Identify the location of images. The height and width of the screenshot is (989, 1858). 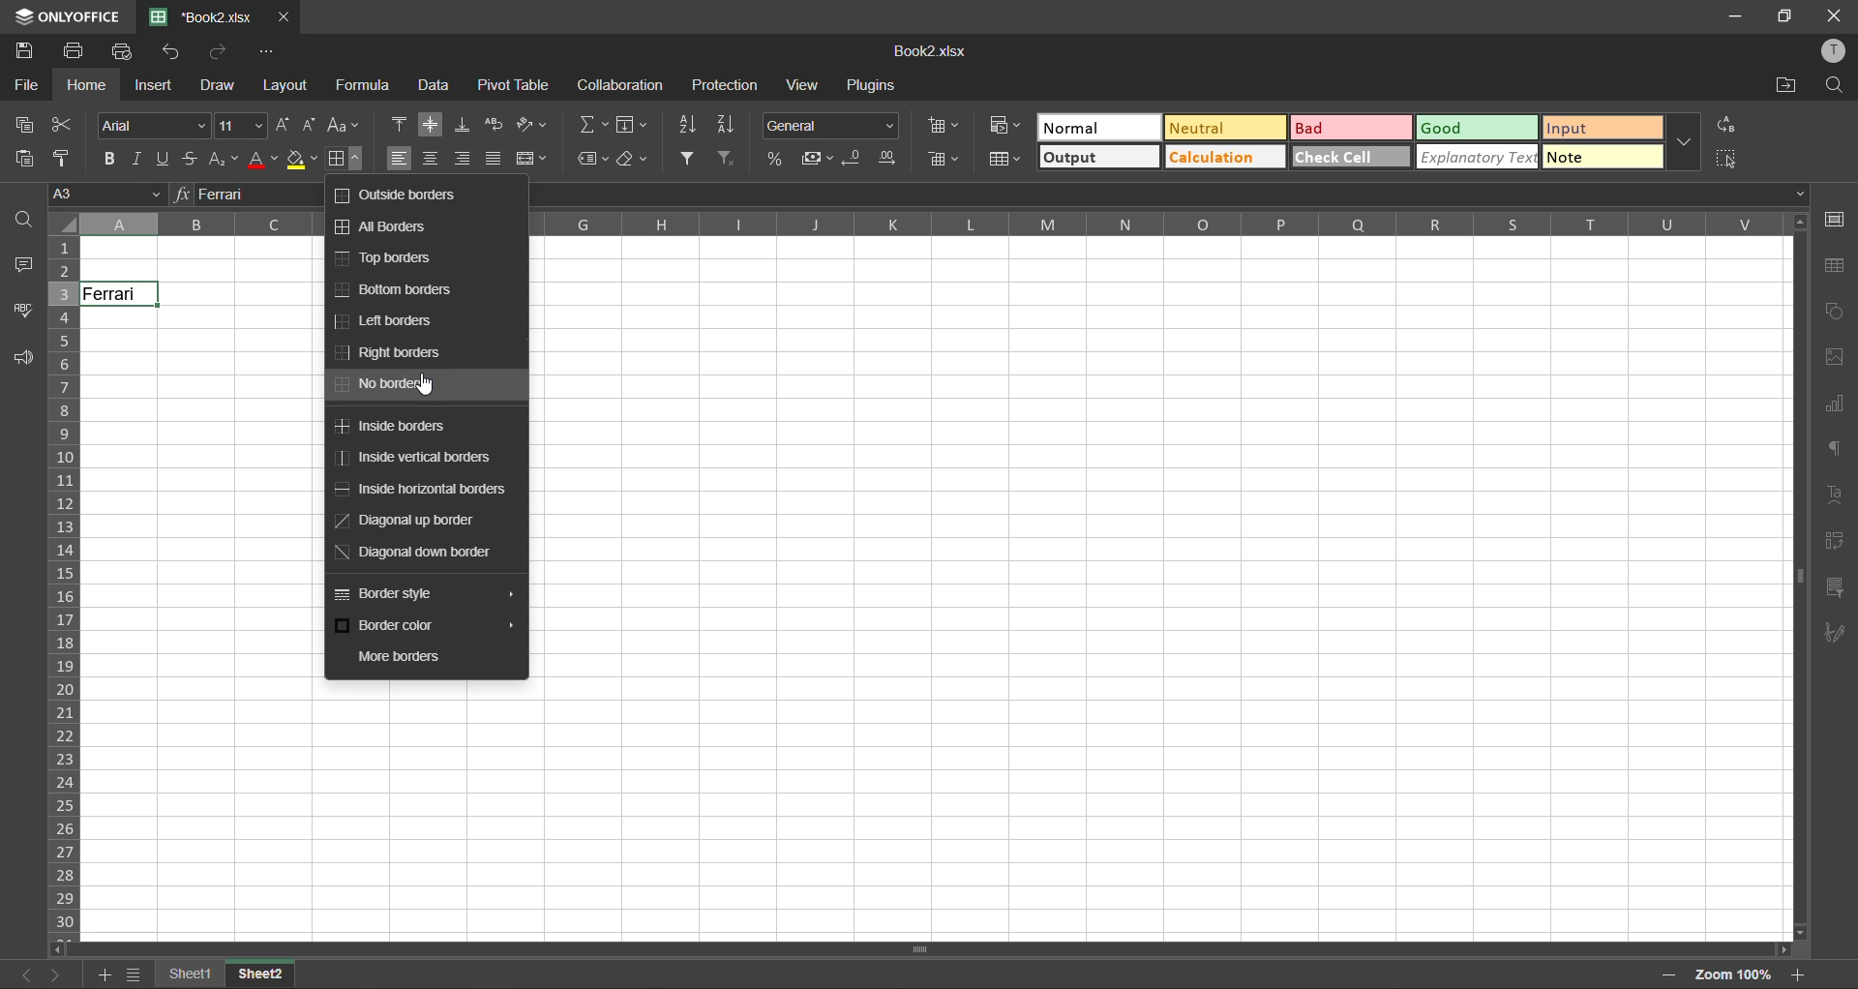
(1831, 358).